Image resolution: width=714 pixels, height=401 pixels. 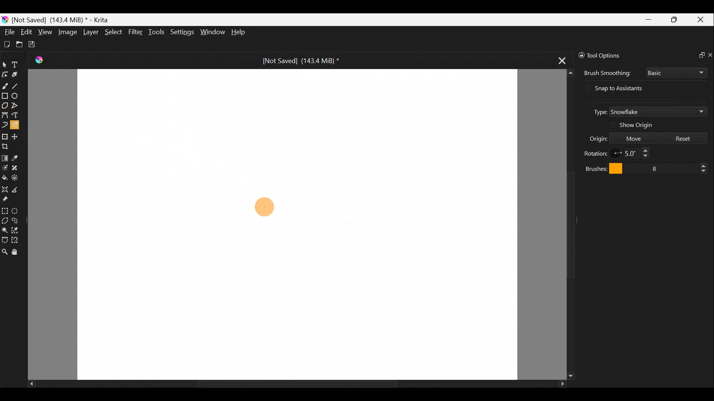 What do you see at coordinates (15, 106) in the screenshot?
I see `Polyline` at bounding box center [15, 106].